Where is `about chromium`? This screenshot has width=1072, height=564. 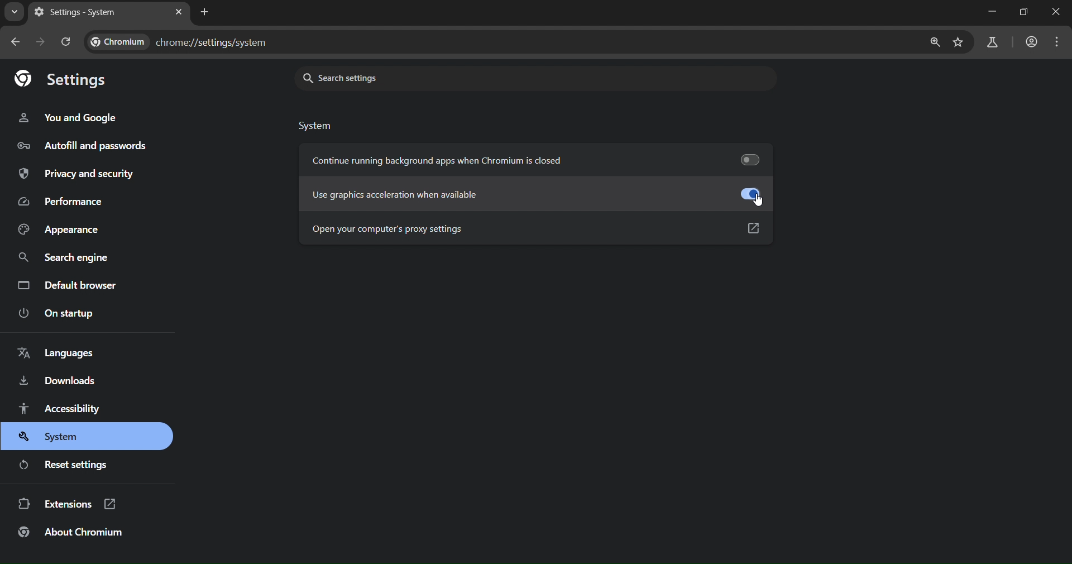 about chromium is located at coordinates (71, 530).